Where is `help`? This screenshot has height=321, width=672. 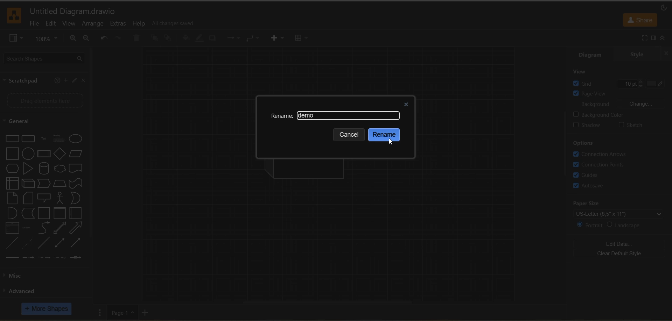
help is located at coordinates (140, 24).